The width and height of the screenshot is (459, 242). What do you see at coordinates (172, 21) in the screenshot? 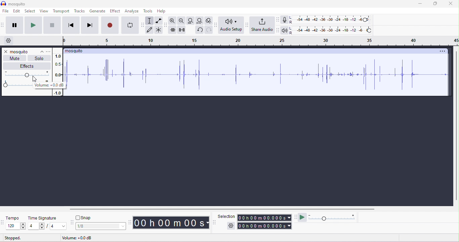
I see `zoom in` at bounding box center [172, 21].